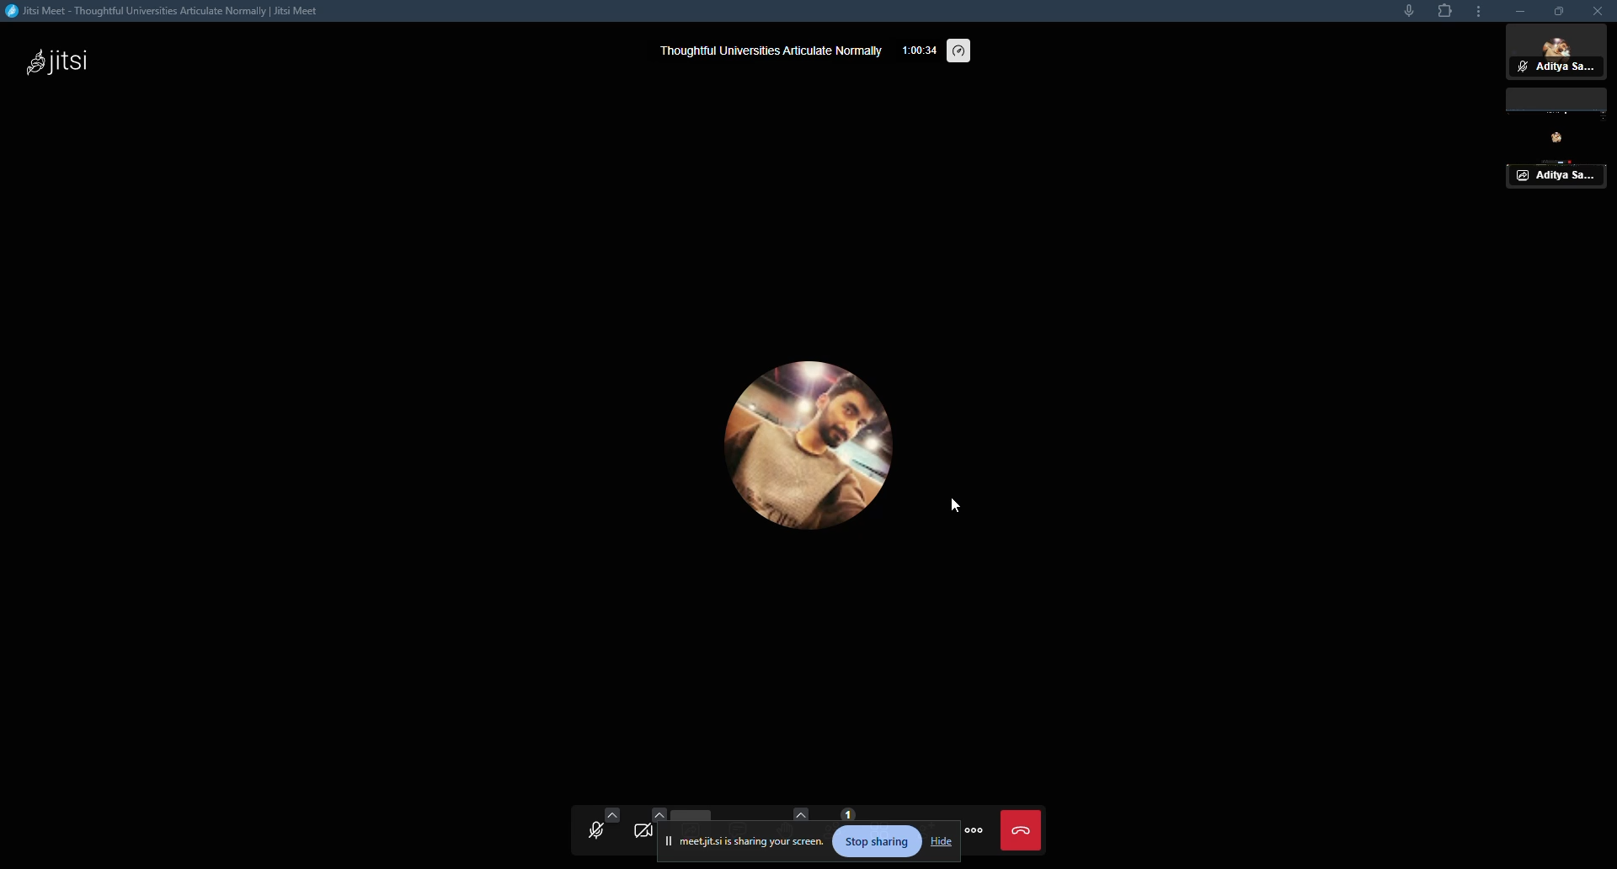  What do you see at coordinates (917, 50) in the screenshot?
I see `1:00:23` at bounding box center [917, 50].